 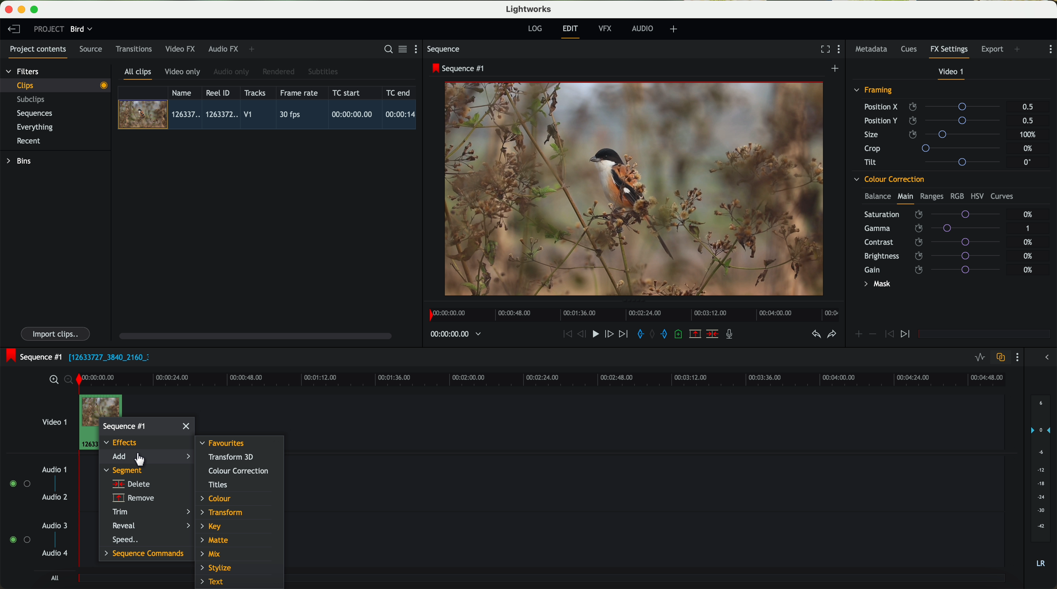 What do you see at coordinates (419, 49) in the screenshot?
I see `show settings menu` at bounding box center [419, 49].